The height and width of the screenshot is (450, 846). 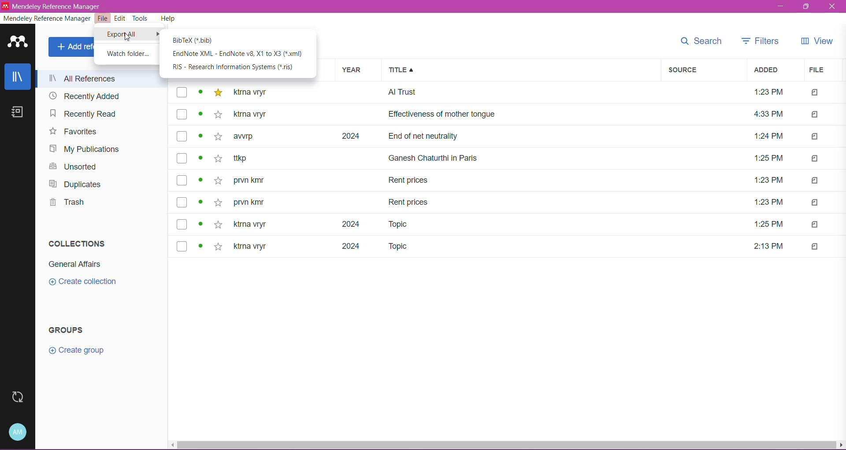 What do you see at coordinates (121, 18) in the screenshot?
I see `Edit` at bounding box center [121, 18].